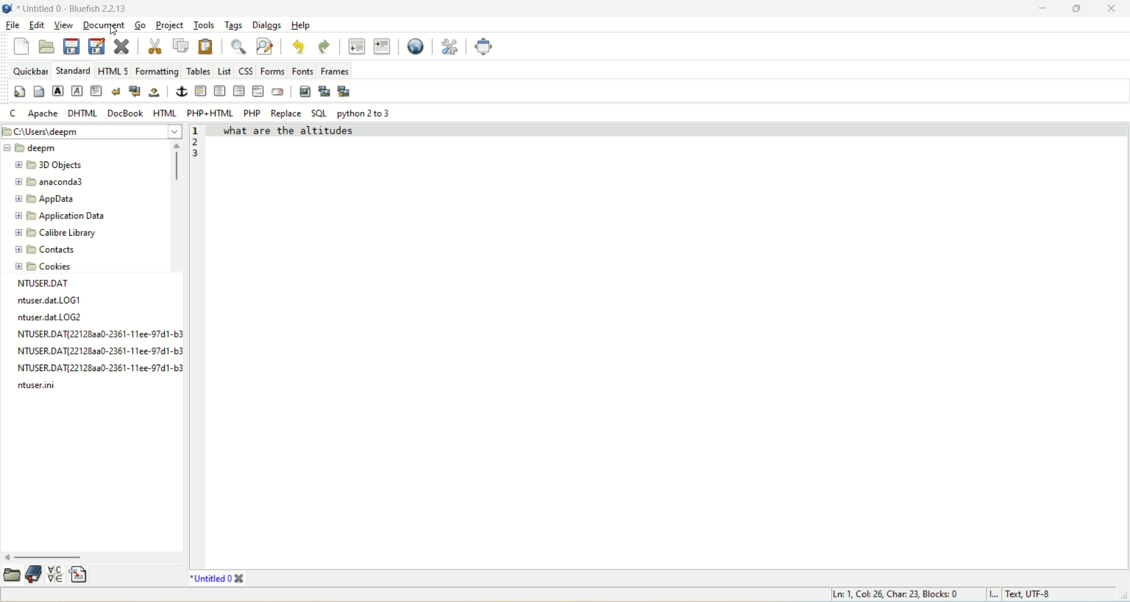 This screenshot has height=602, width=1130. Describe the element at coordinates (158, 71) in the screenshot. I see `formatting` at that location.